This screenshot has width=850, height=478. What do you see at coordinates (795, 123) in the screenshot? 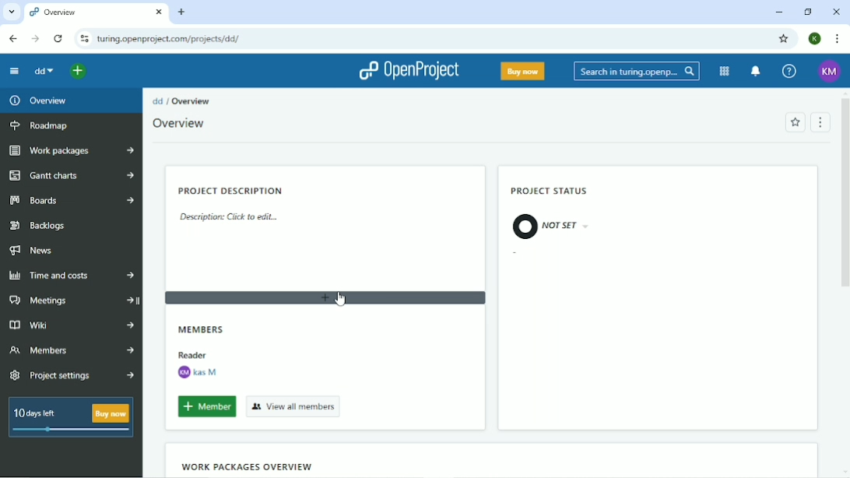
I see `Add to favorites` at bounding box center [795, 123].